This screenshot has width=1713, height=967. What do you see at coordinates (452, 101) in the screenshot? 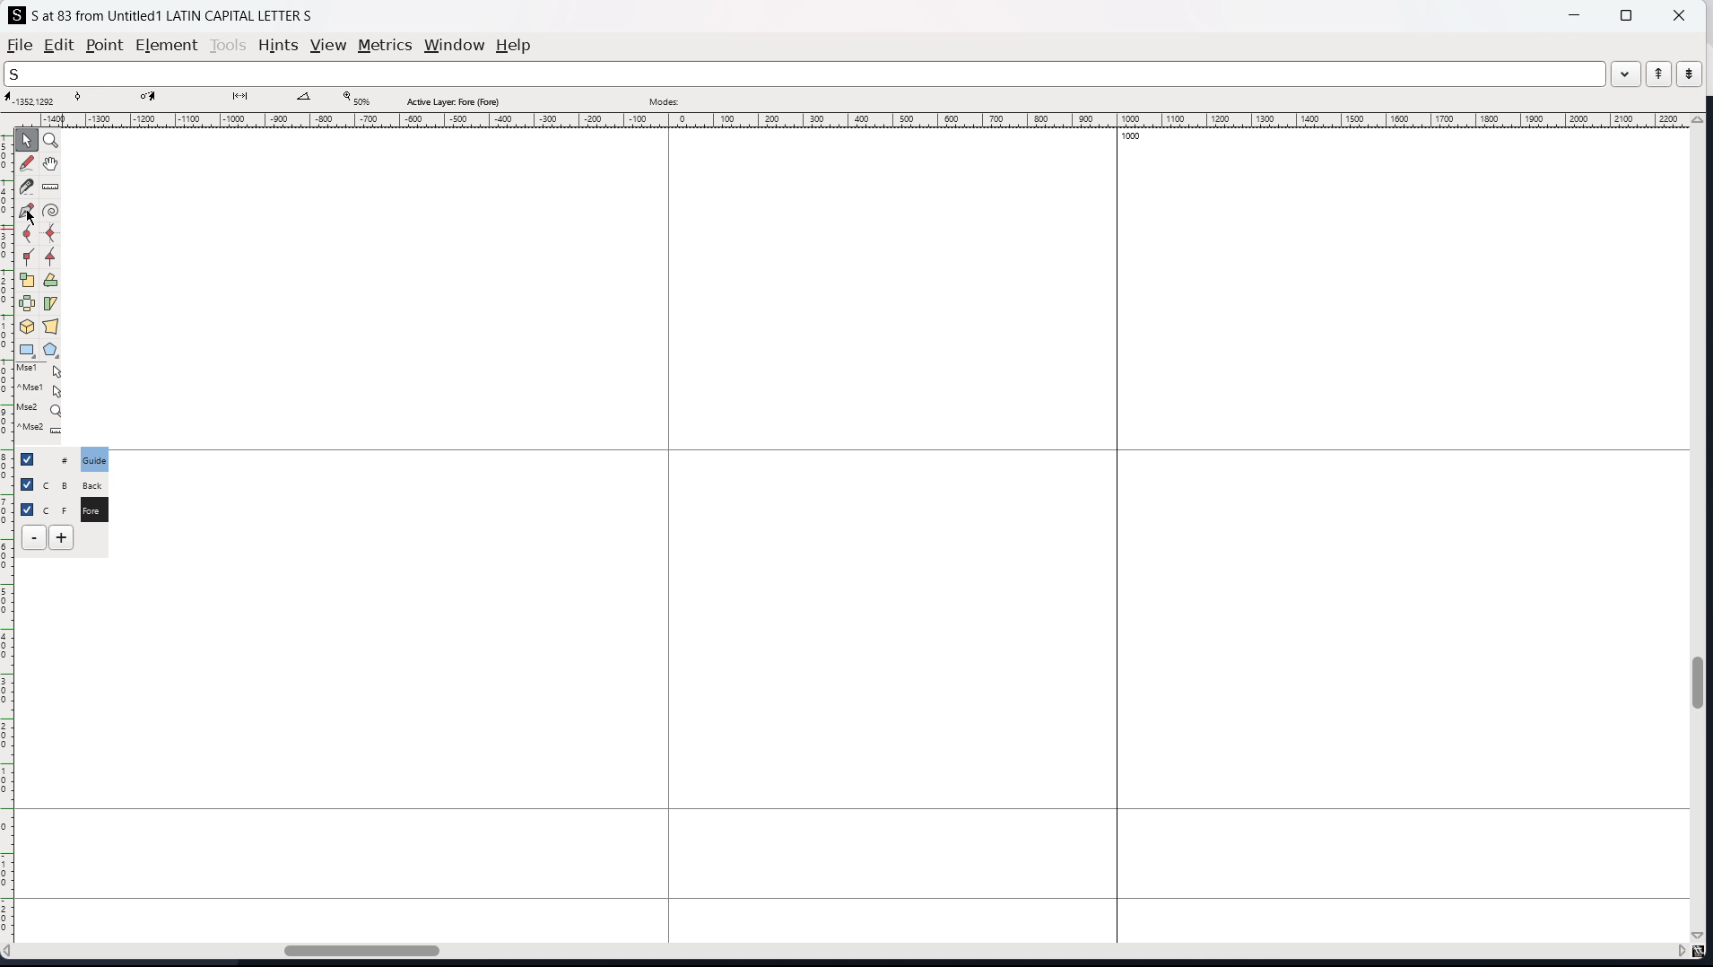
I see `active layer` at bounding box center [452, 101].